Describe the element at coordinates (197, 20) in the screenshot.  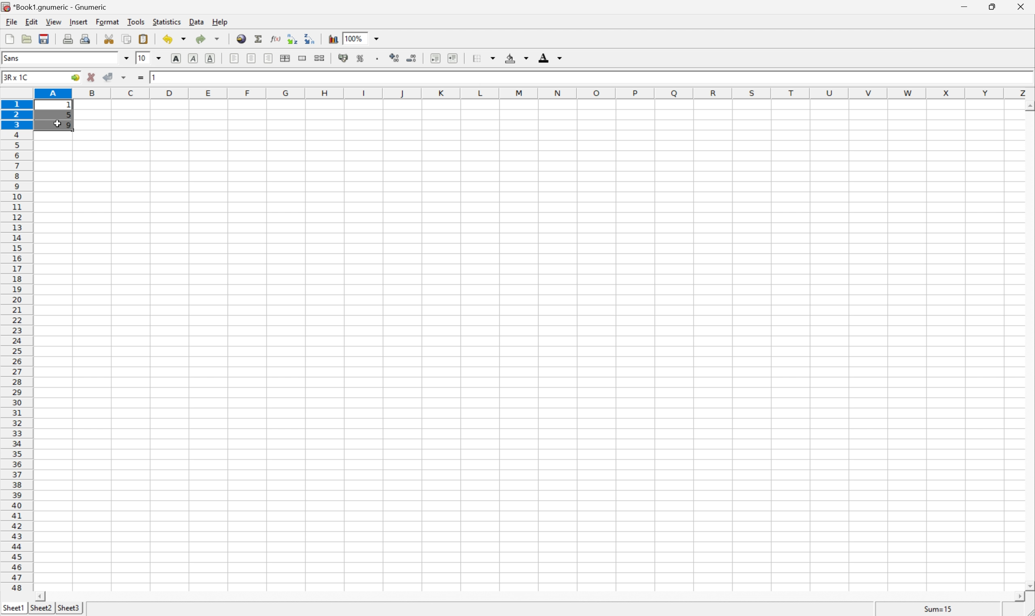
I see `data` at that location.